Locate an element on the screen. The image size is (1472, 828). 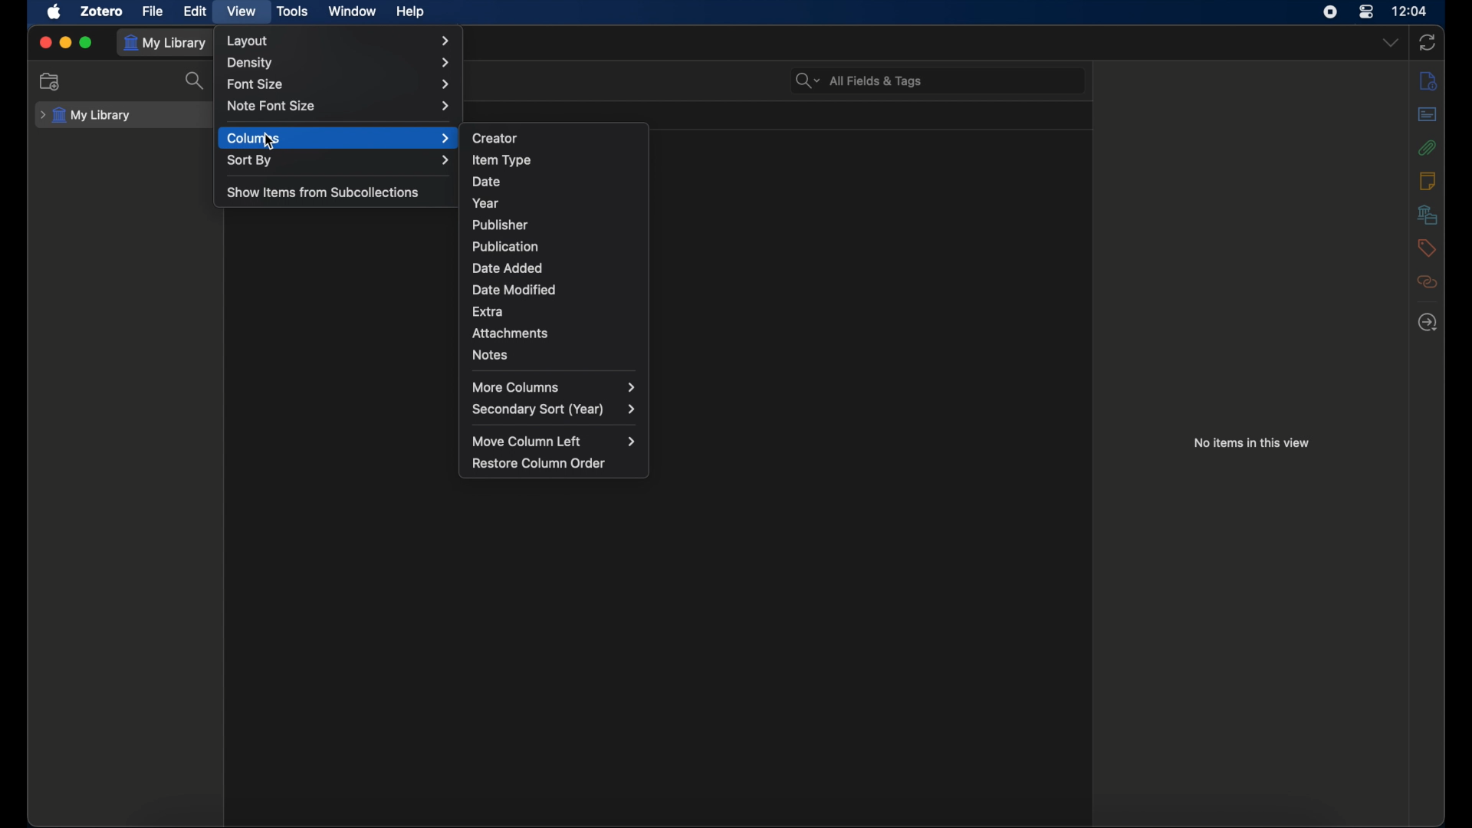
notes is located at coordinates (1427, 180).